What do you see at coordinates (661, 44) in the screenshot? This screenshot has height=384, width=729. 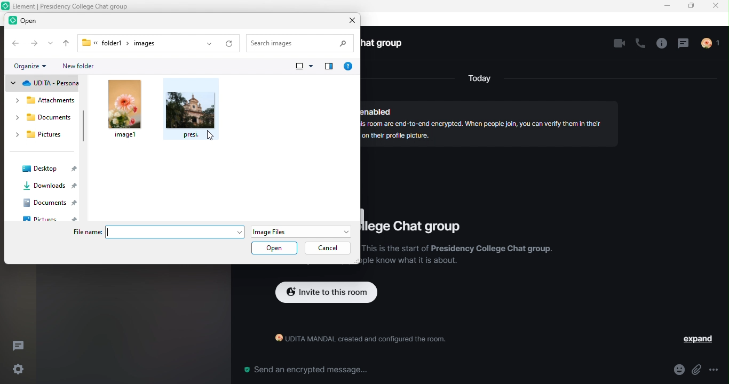 I see `info` at bounding box center [661, 44].